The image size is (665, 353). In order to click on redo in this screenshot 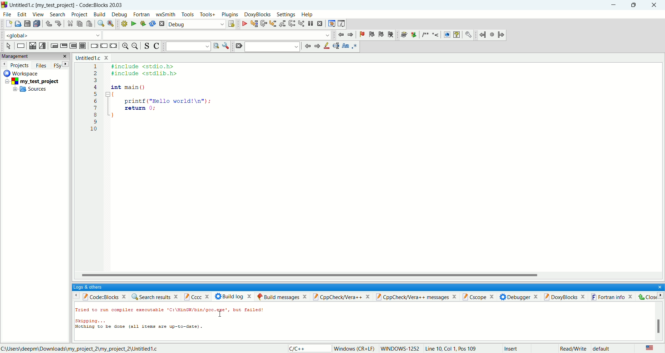, I will do `click(56, 23)`.